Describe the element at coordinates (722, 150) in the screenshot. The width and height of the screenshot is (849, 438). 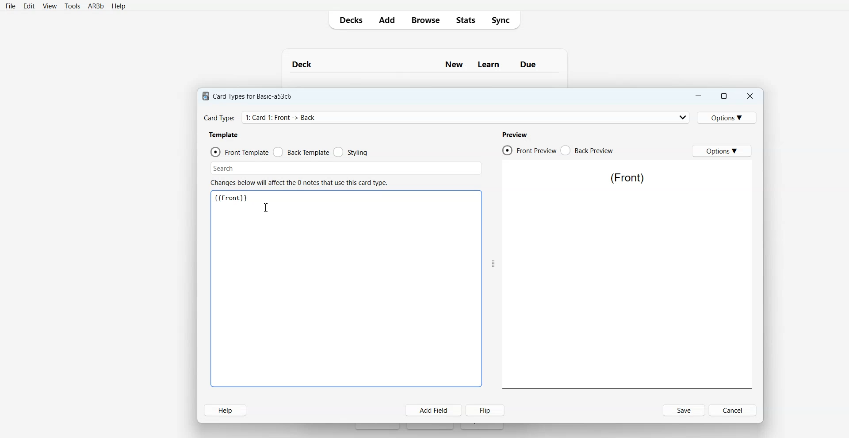
I see `Options` at that location.